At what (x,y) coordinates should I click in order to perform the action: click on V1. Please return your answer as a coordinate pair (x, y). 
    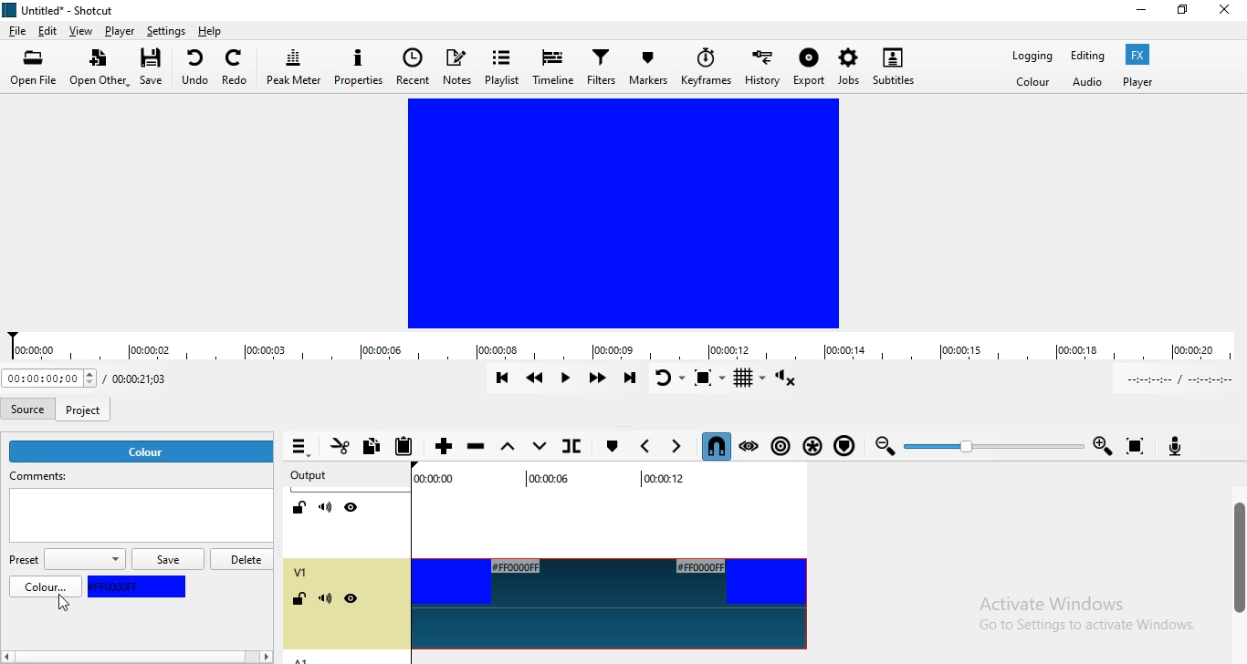
    Looking at the image, I should click on (300, 572).